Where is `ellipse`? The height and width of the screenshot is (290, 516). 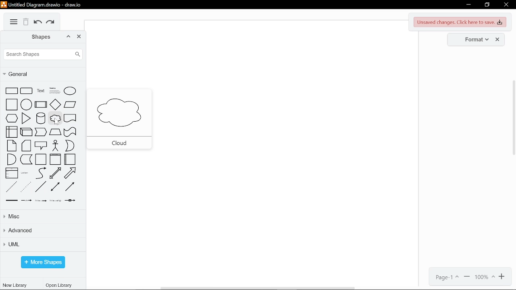
ellipse is located at coordinates (71, 91).